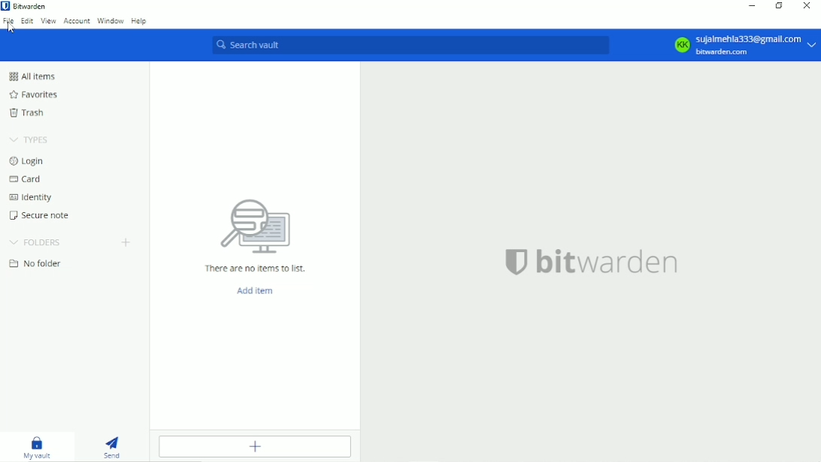 The image size is (821, 462). Describe the element at coordinates (592, 263) in the screenshot. I see `bitwarden` at that location.